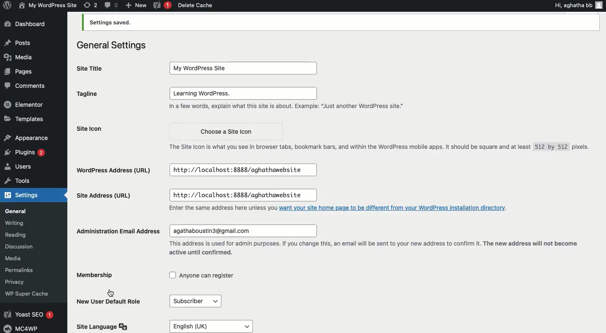  I want to click on cursor, so click(114, 292).